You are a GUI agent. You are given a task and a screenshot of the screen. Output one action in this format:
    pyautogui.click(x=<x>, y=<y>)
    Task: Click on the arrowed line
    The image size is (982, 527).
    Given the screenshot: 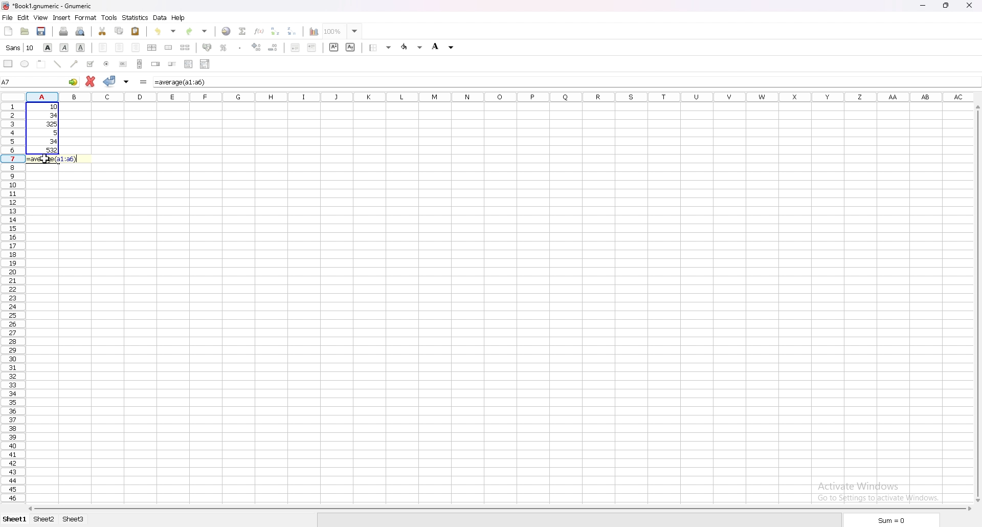 What is the action you would take?
    pyautogui.click(x=74, y=63)
    